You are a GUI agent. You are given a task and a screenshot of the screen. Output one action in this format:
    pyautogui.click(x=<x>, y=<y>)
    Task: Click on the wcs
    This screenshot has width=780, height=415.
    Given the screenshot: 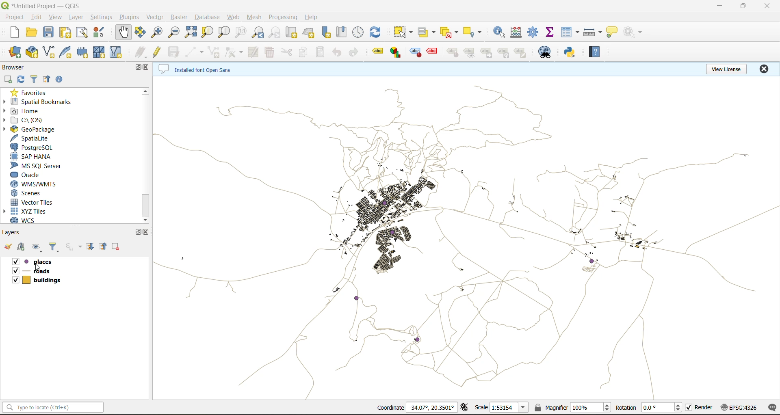 What is the action you would take?
    pyautogui.click(x=31, y=221)
    